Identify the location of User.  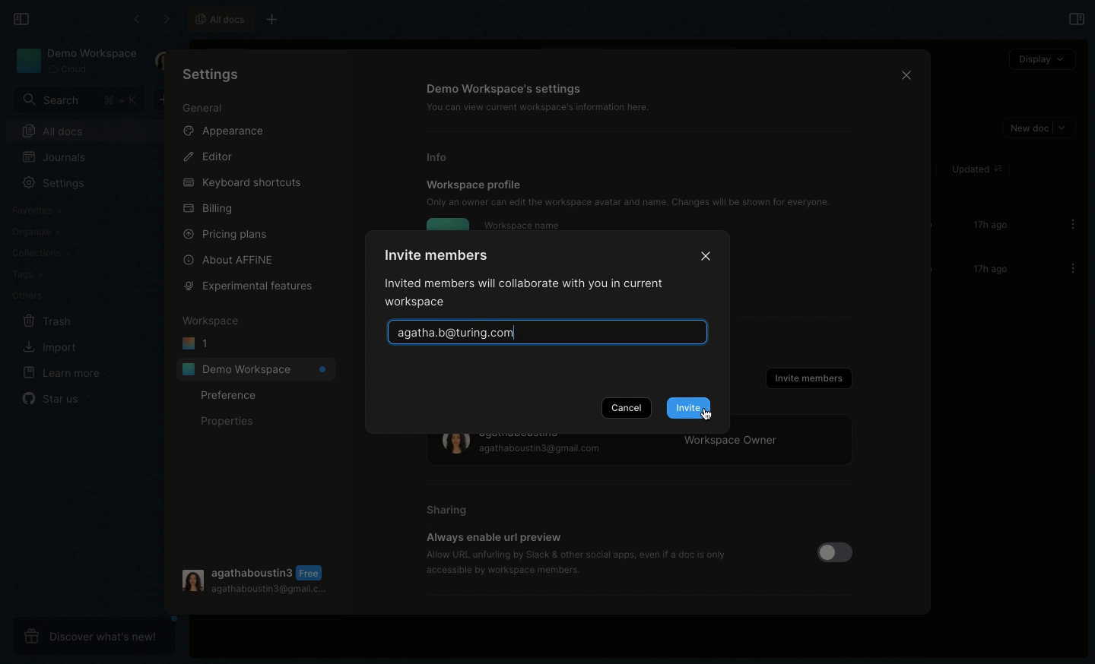
(163, 62).